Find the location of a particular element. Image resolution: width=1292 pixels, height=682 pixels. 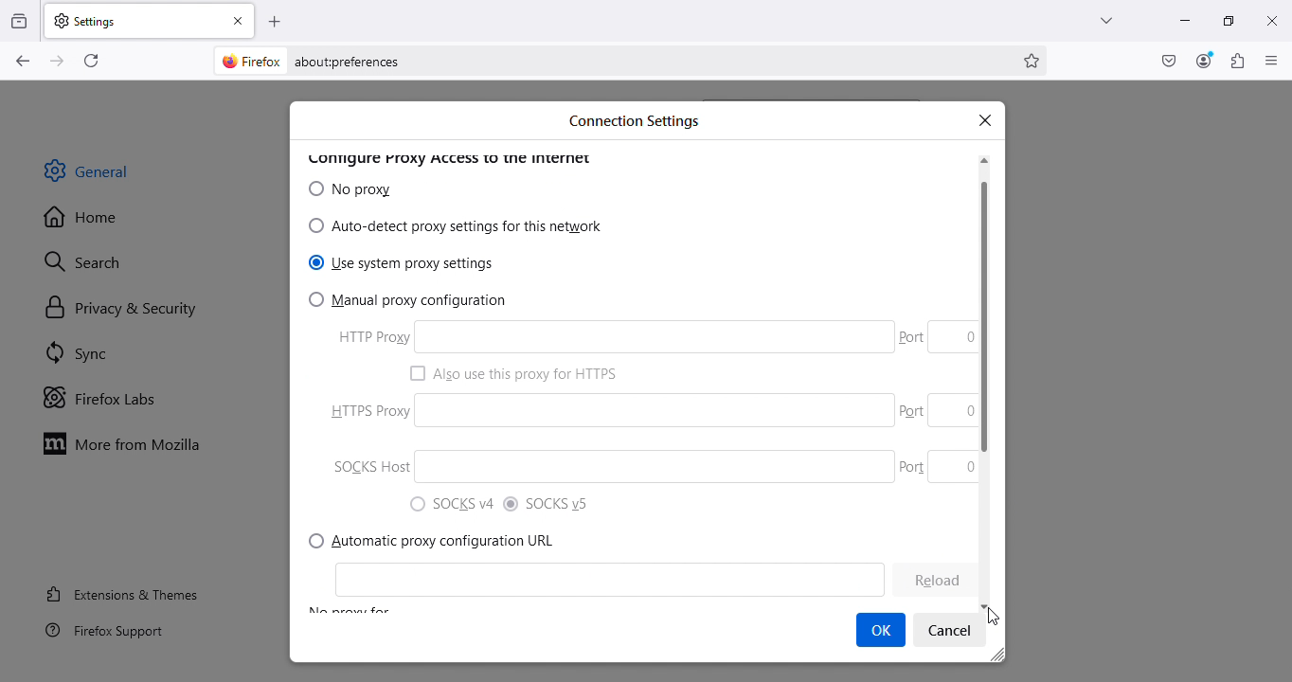

Network settings is located at coordinates (431, 541).